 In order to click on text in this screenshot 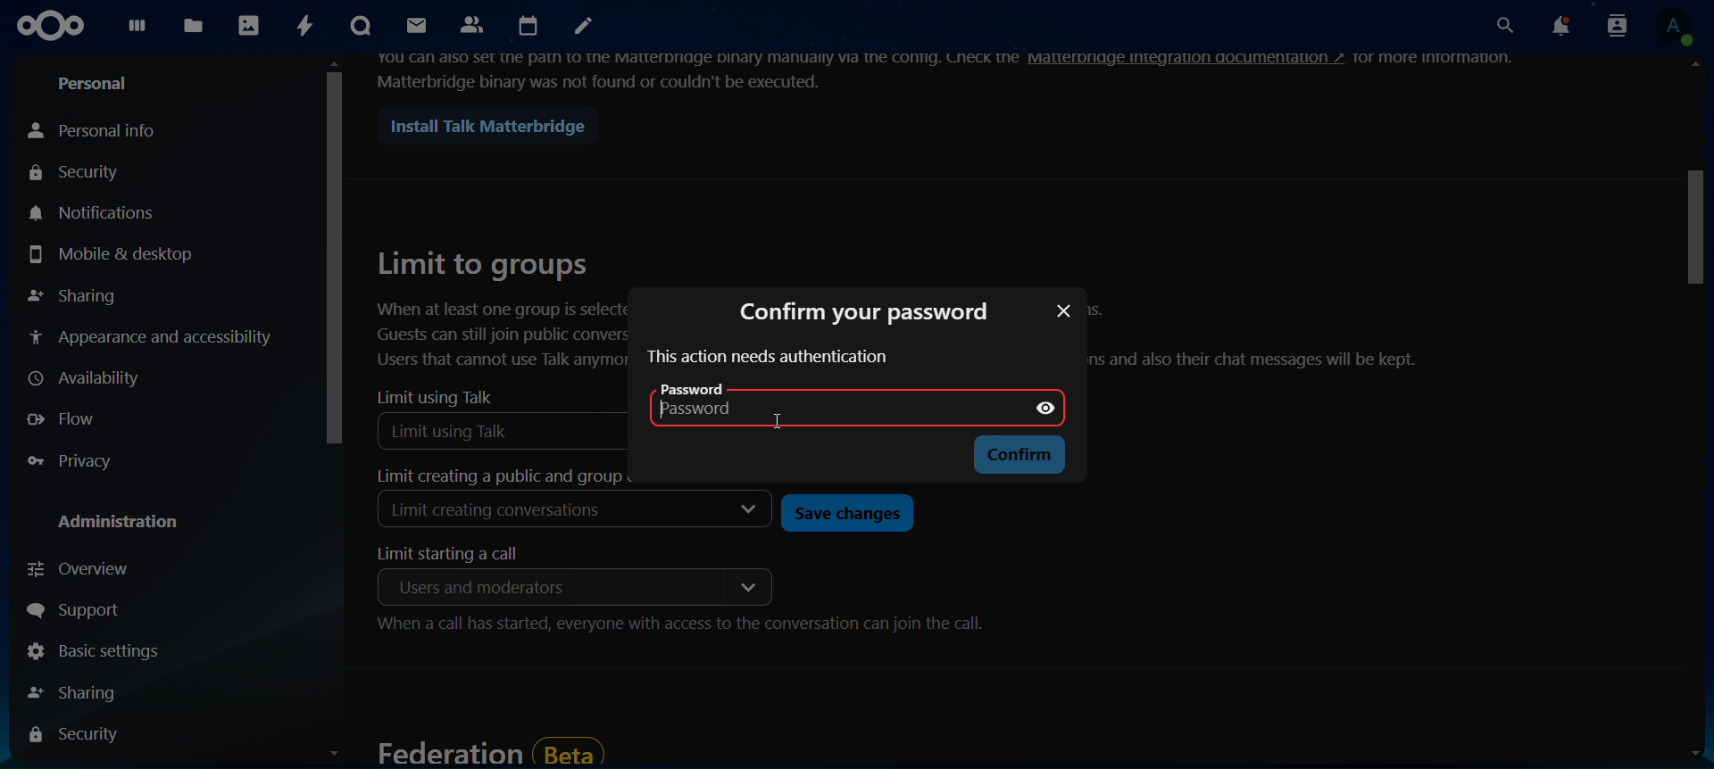, I will do `click(1434, 56)`.